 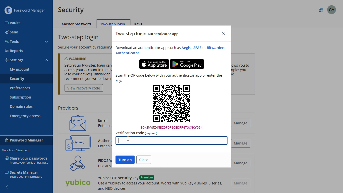 I want to click on security, so click(x=17, y=79).